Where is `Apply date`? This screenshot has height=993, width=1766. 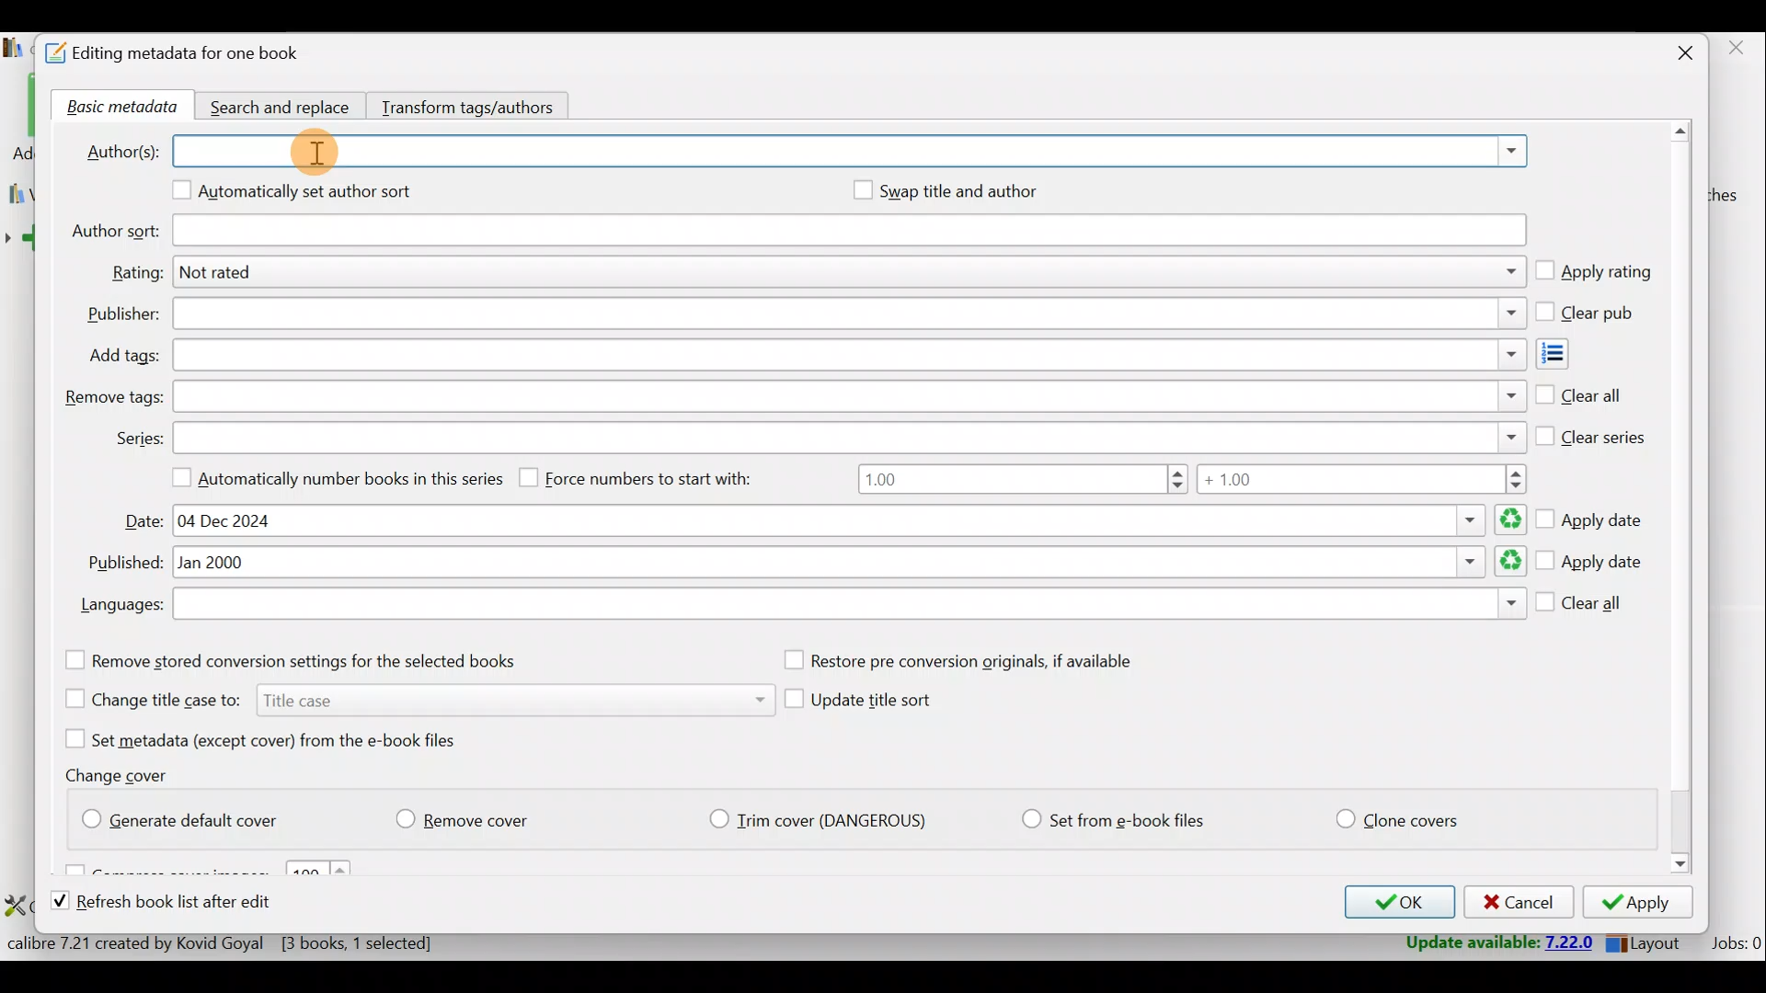
Apply date is located at coordinates (1590, 563).